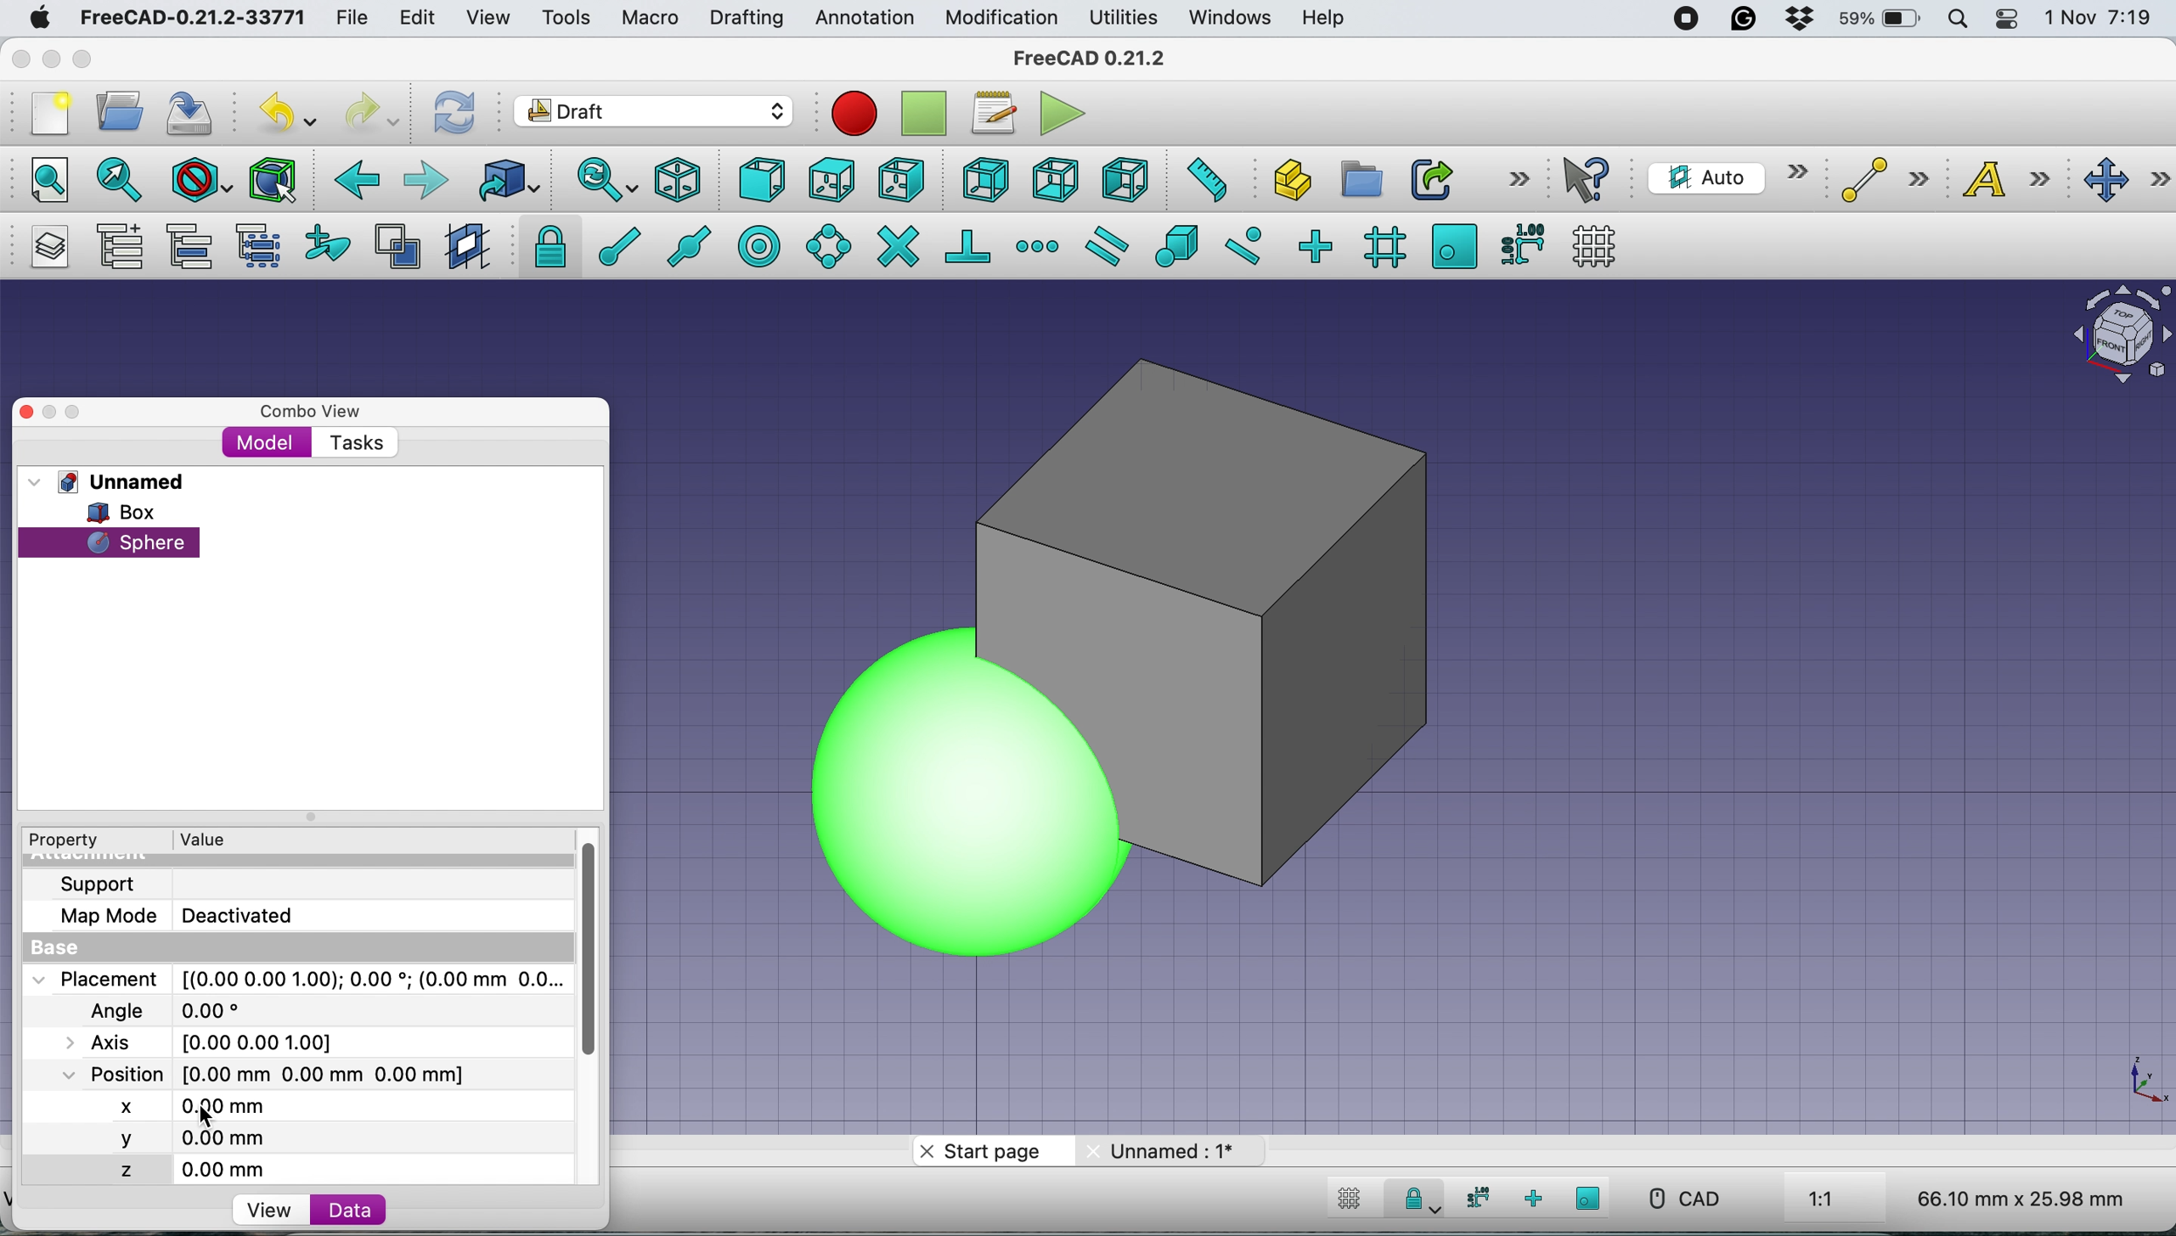 This screenshot has height=1236, width=2176. Describe the element at coordinates (42, 18) in the screenshot. I see `system logo` at that location.